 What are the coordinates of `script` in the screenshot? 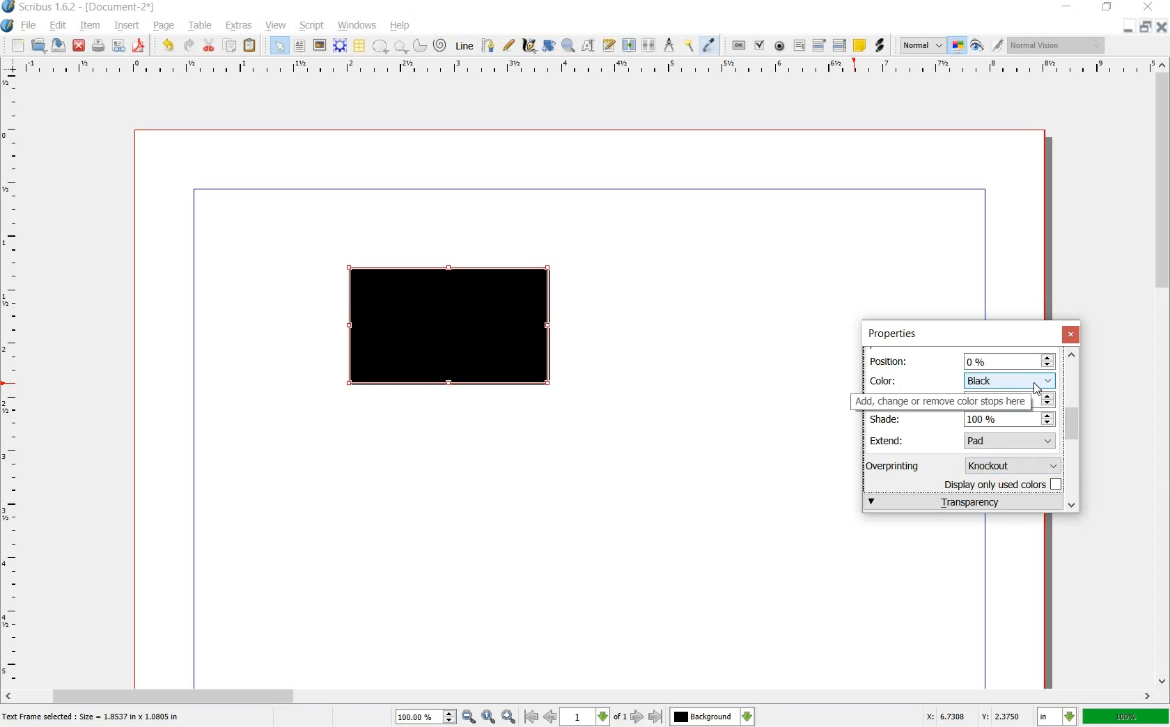 It's located at (313, 26).